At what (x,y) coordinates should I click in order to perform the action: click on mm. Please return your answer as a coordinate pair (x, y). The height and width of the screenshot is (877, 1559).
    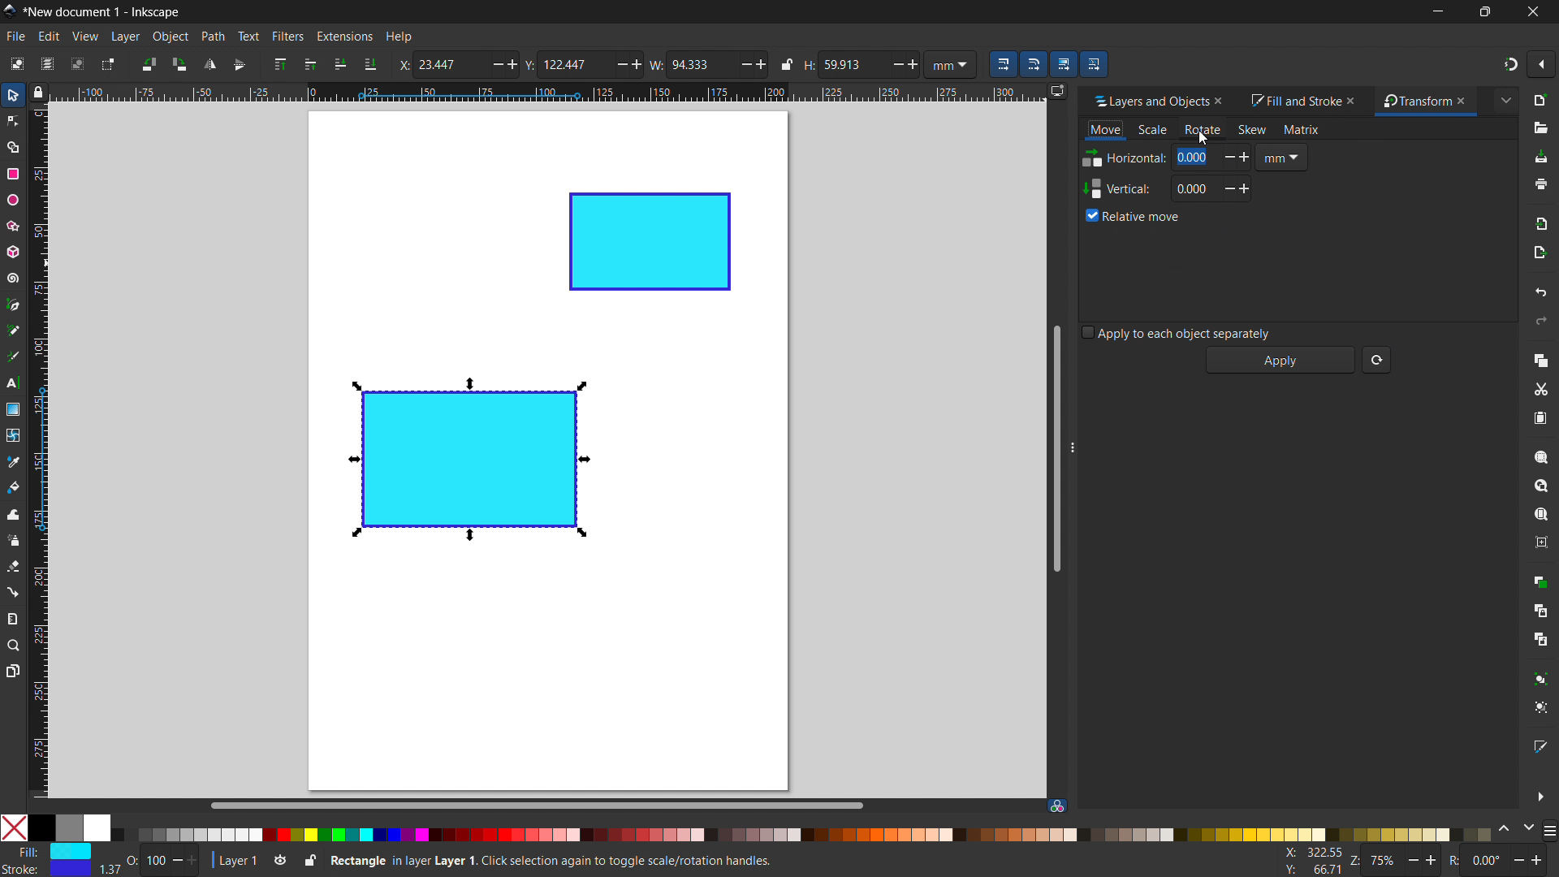
    Looking at the image, I should click on (1283, 158).